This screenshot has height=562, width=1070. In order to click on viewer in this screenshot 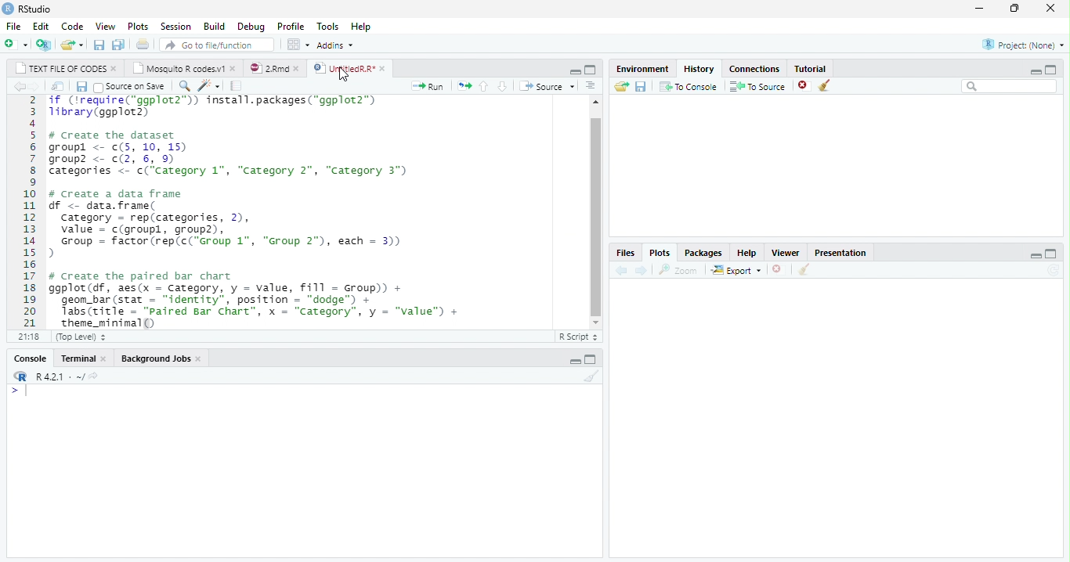, I will do `click(786, 252)`.